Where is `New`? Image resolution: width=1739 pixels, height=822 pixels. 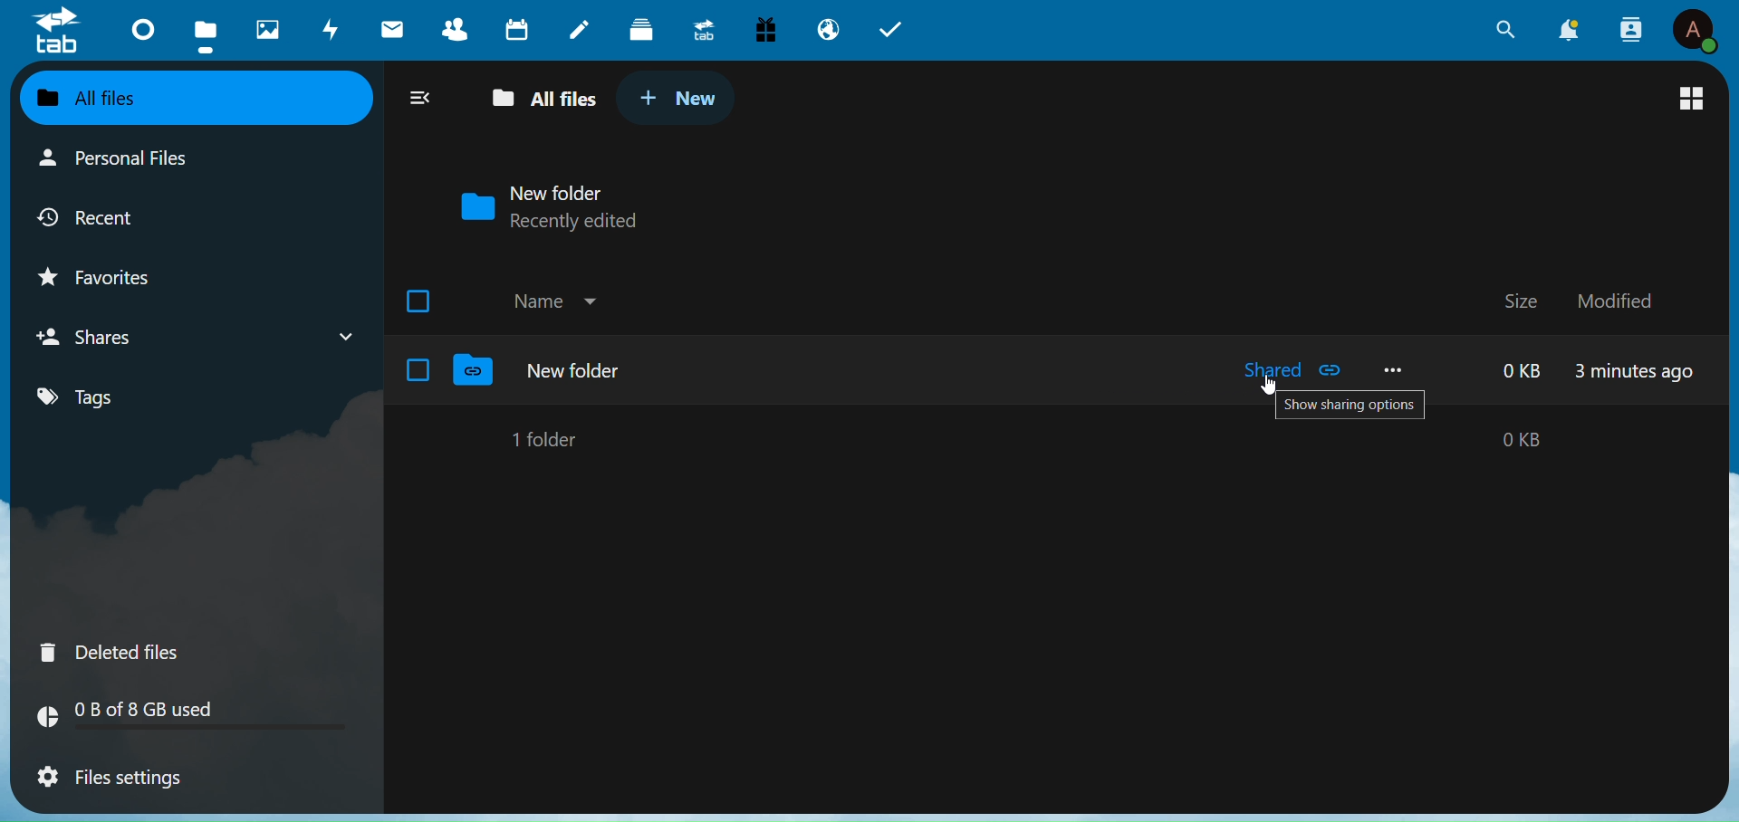
New is located at coordinates (679, 96).